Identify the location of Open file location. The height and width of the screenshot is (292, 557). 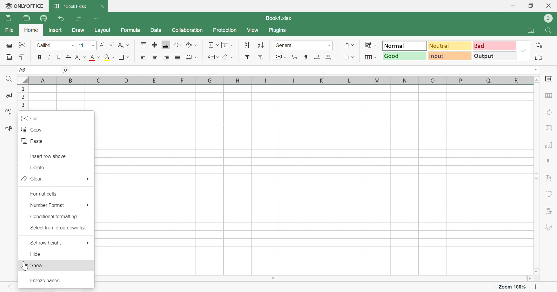
(531, 31).